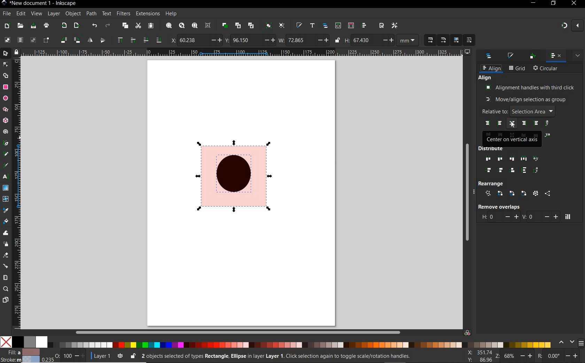 The height and width of the screenshot is (363, 585). I want to click on when scaling rectangles, so click(443, 40).